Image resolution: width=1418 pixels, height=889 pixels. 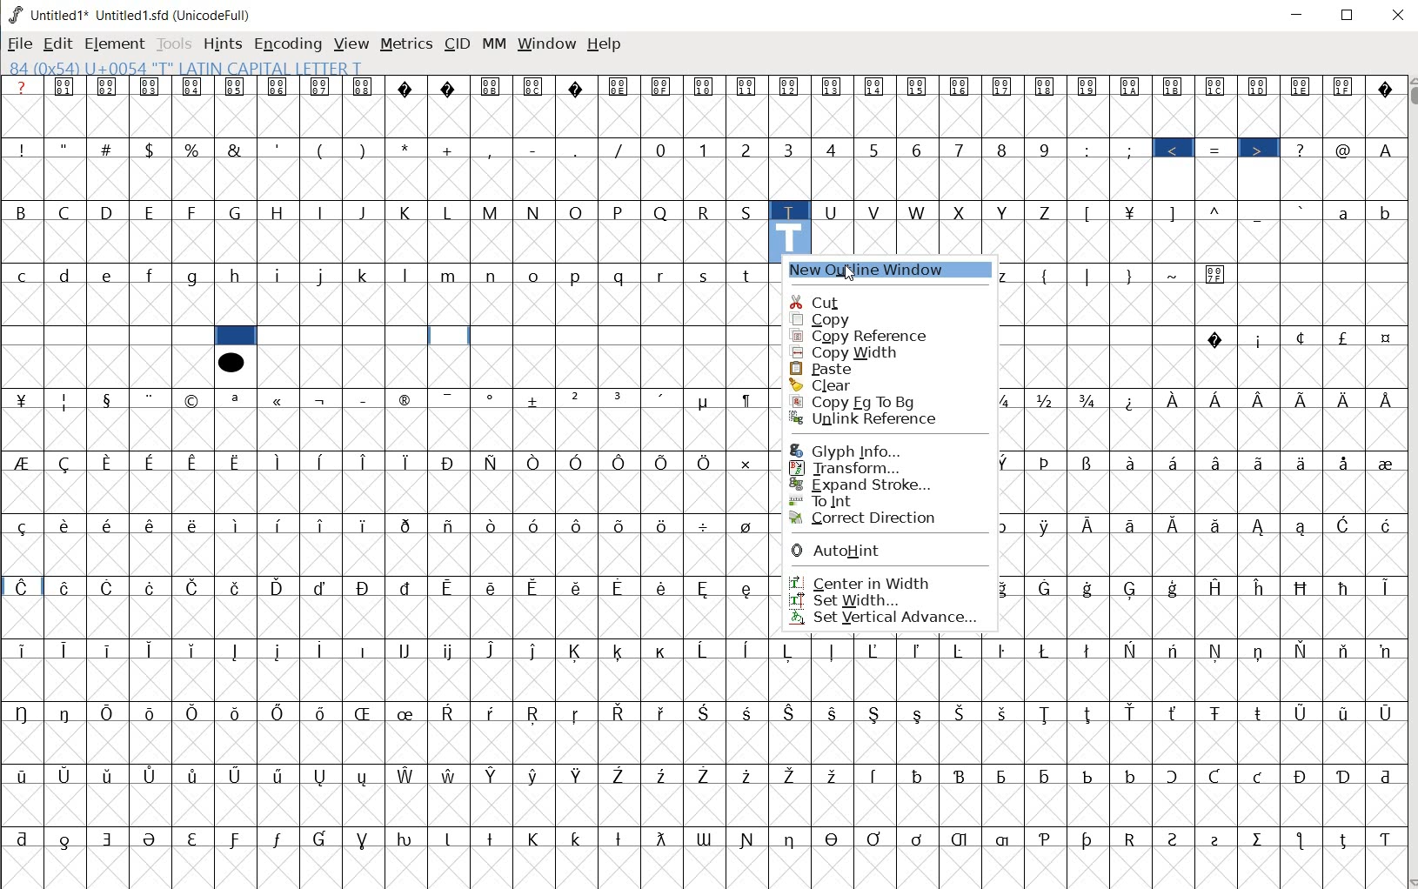 I want to click on Symbol, so click(x=154, y=775).